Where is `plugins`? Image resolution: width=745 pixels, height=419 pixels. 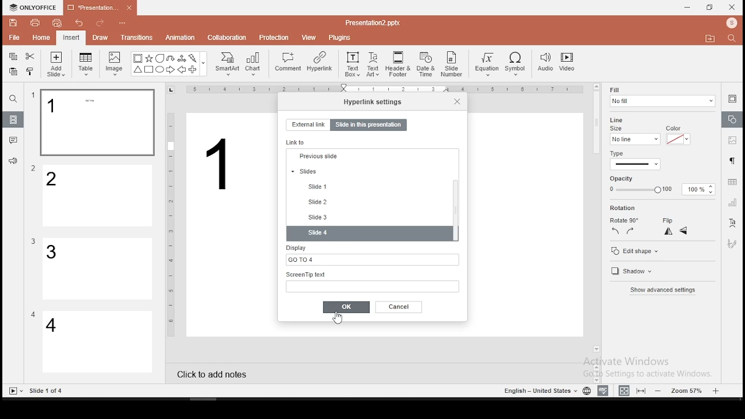 plugins is located at coordinates (340, 35).